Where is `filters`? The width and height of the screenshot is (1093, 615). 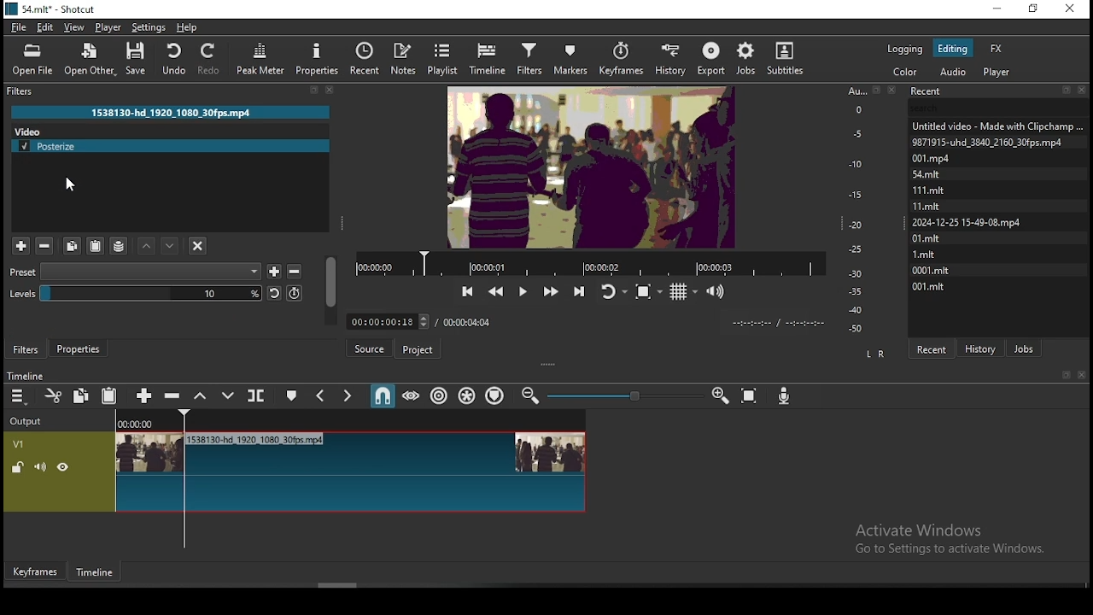
filters is located at coordinates (532, 58).